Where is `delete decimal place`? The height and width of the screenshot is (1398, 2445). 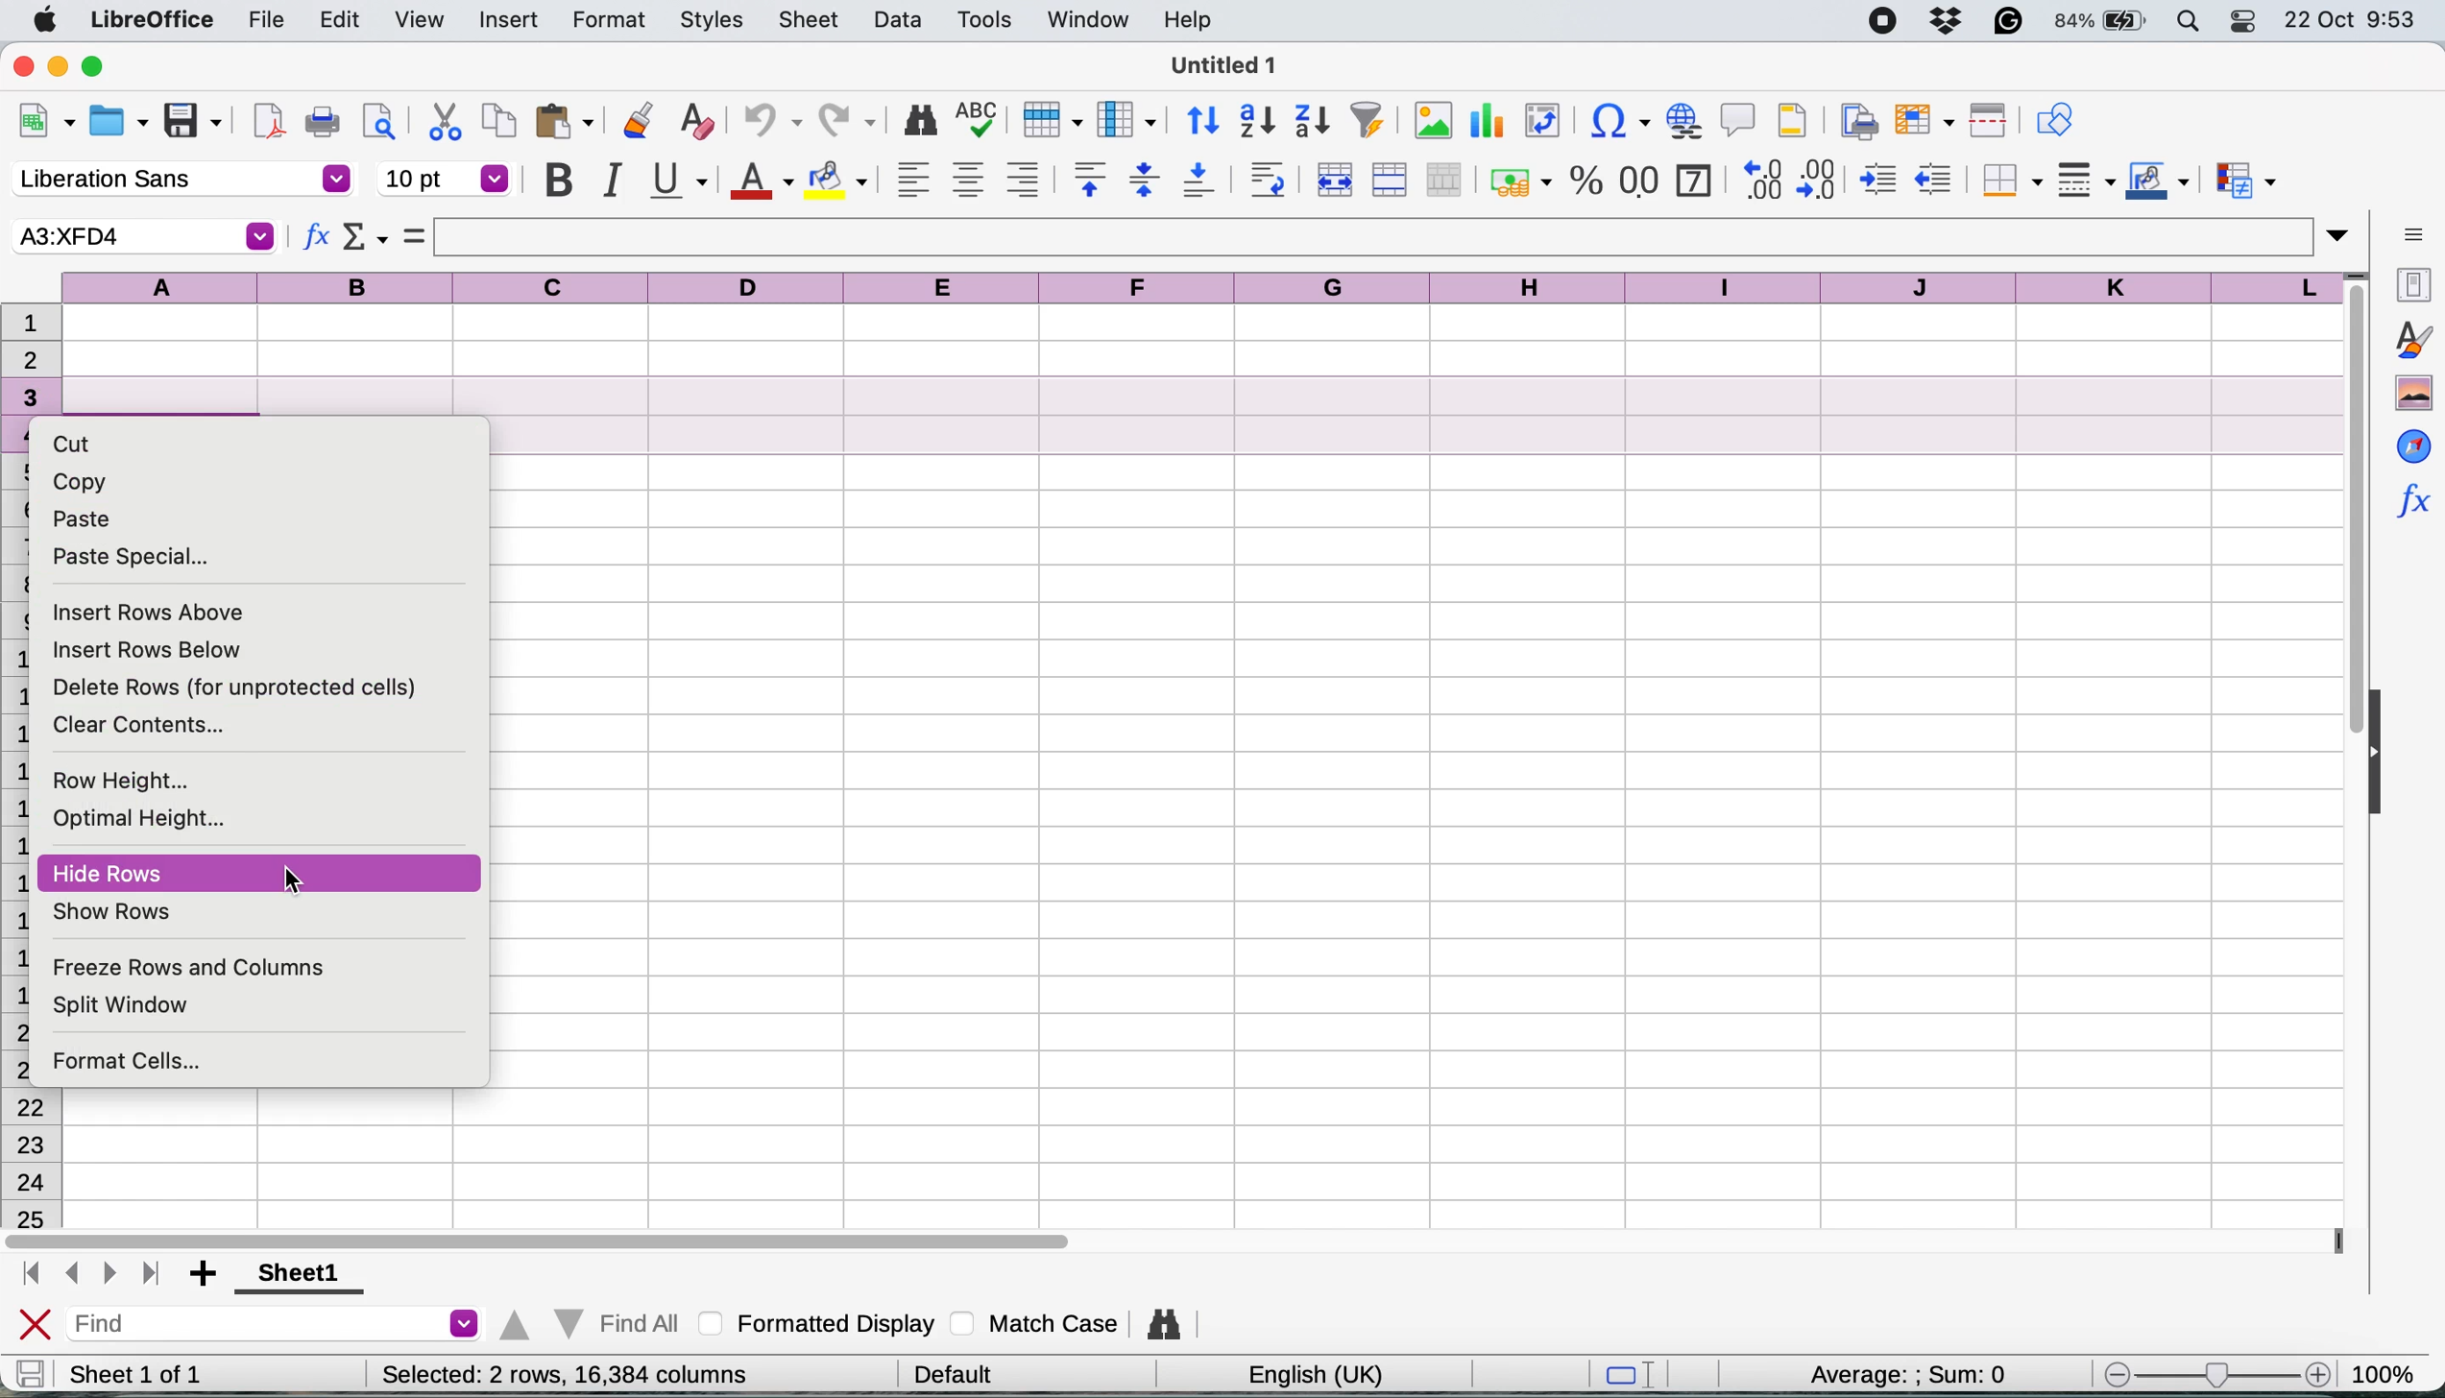 delete decimal place is located at coordinates (1822, 179).